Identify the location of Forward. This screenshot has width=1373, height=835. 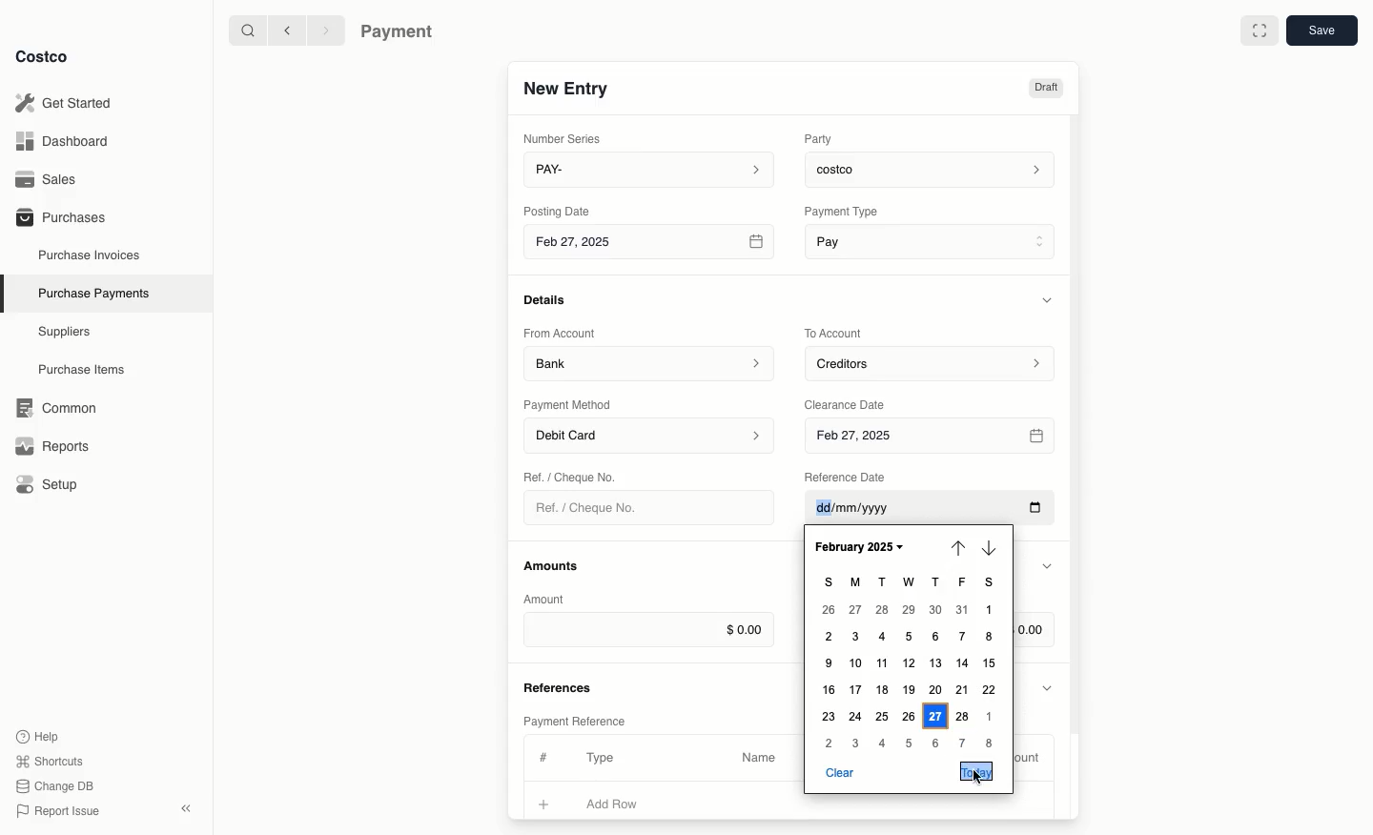
(324, 30).